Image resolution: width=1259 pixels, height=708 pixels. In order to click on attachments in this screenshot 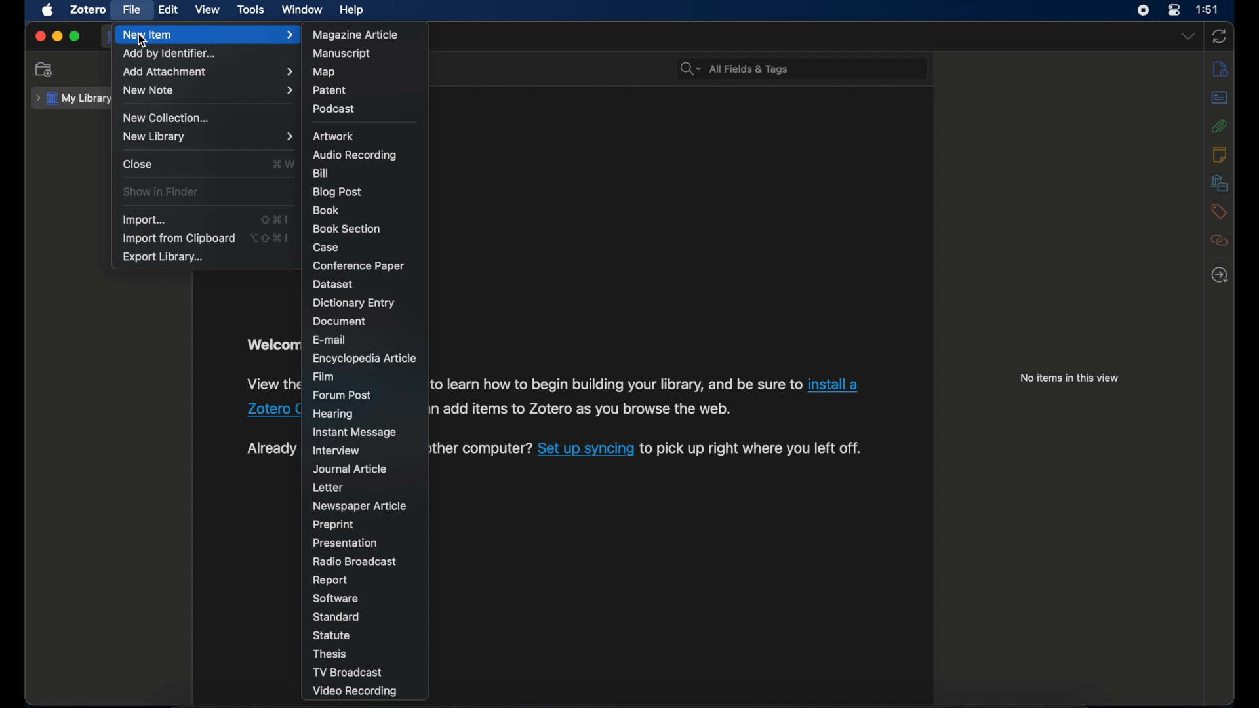, I will do `click(1220, 126)`.